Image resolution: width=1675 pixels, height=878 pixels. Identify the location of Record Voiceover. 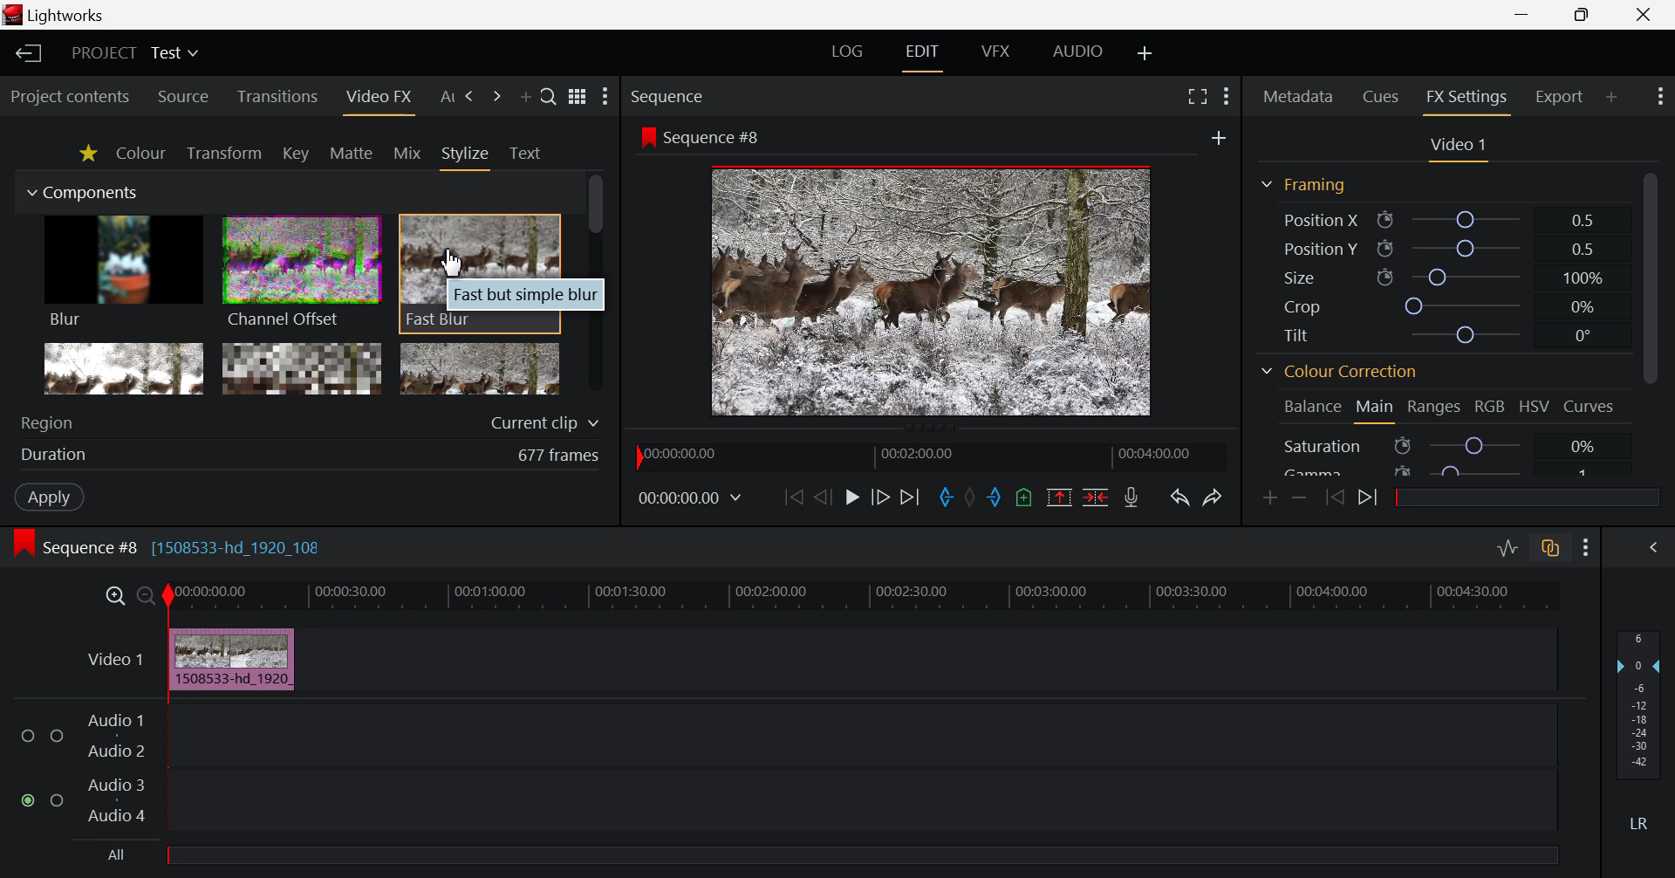
(1131, 500).